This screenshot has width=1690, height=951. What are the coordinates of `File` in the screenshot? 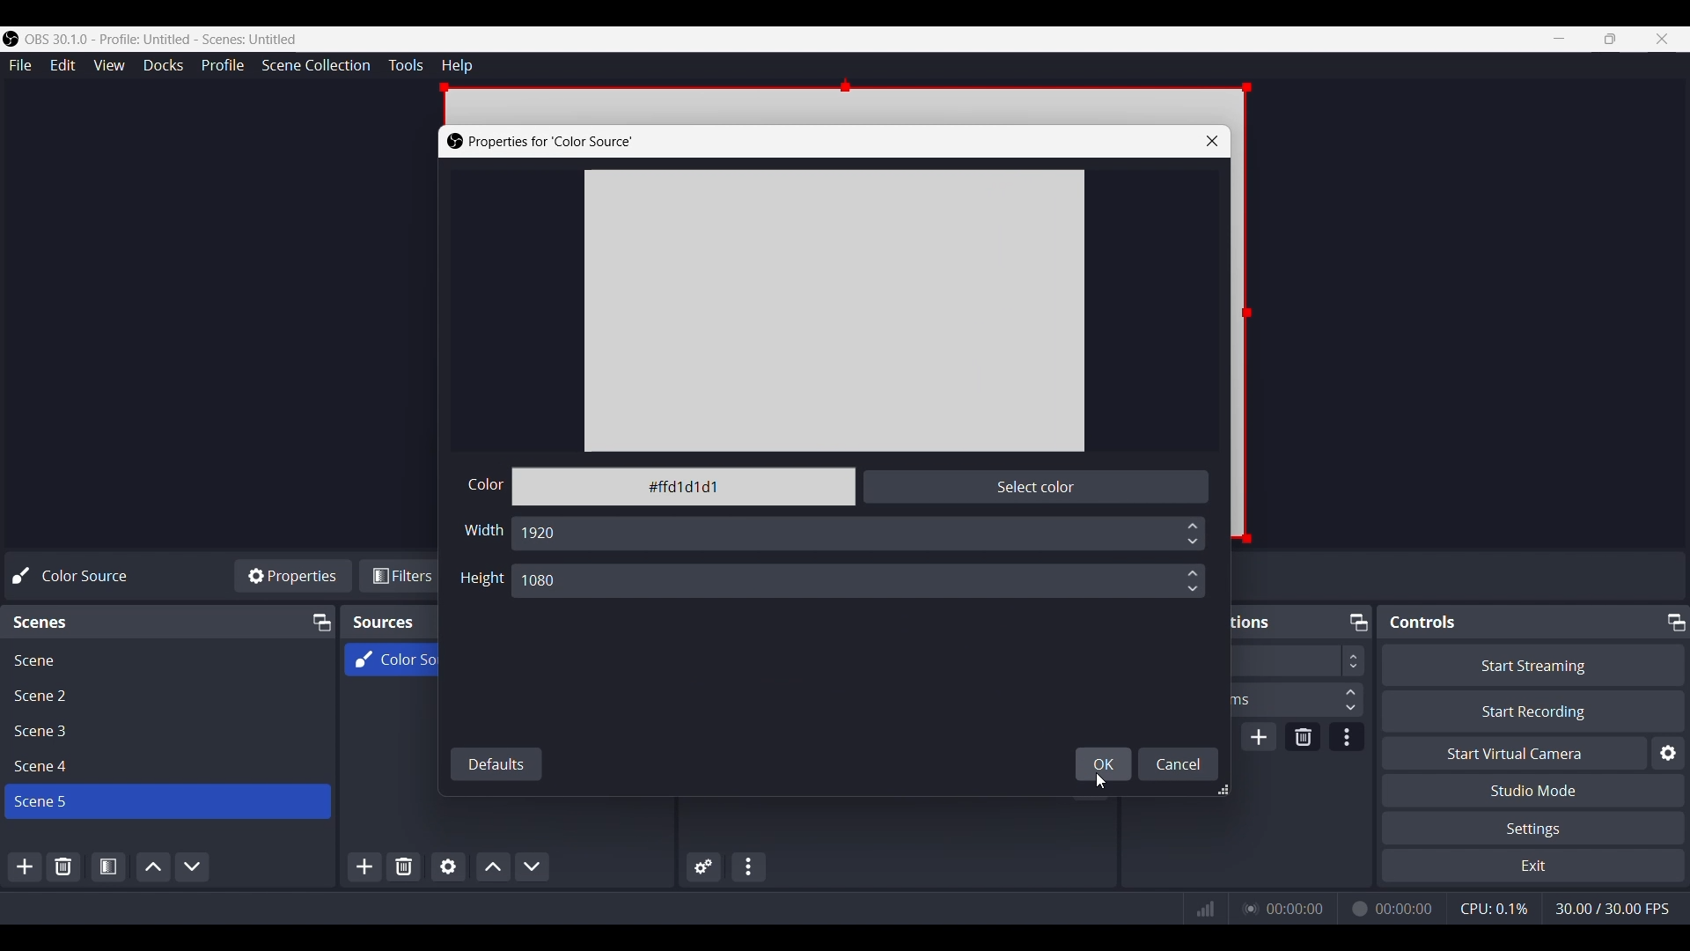 It's located at (18, 64).